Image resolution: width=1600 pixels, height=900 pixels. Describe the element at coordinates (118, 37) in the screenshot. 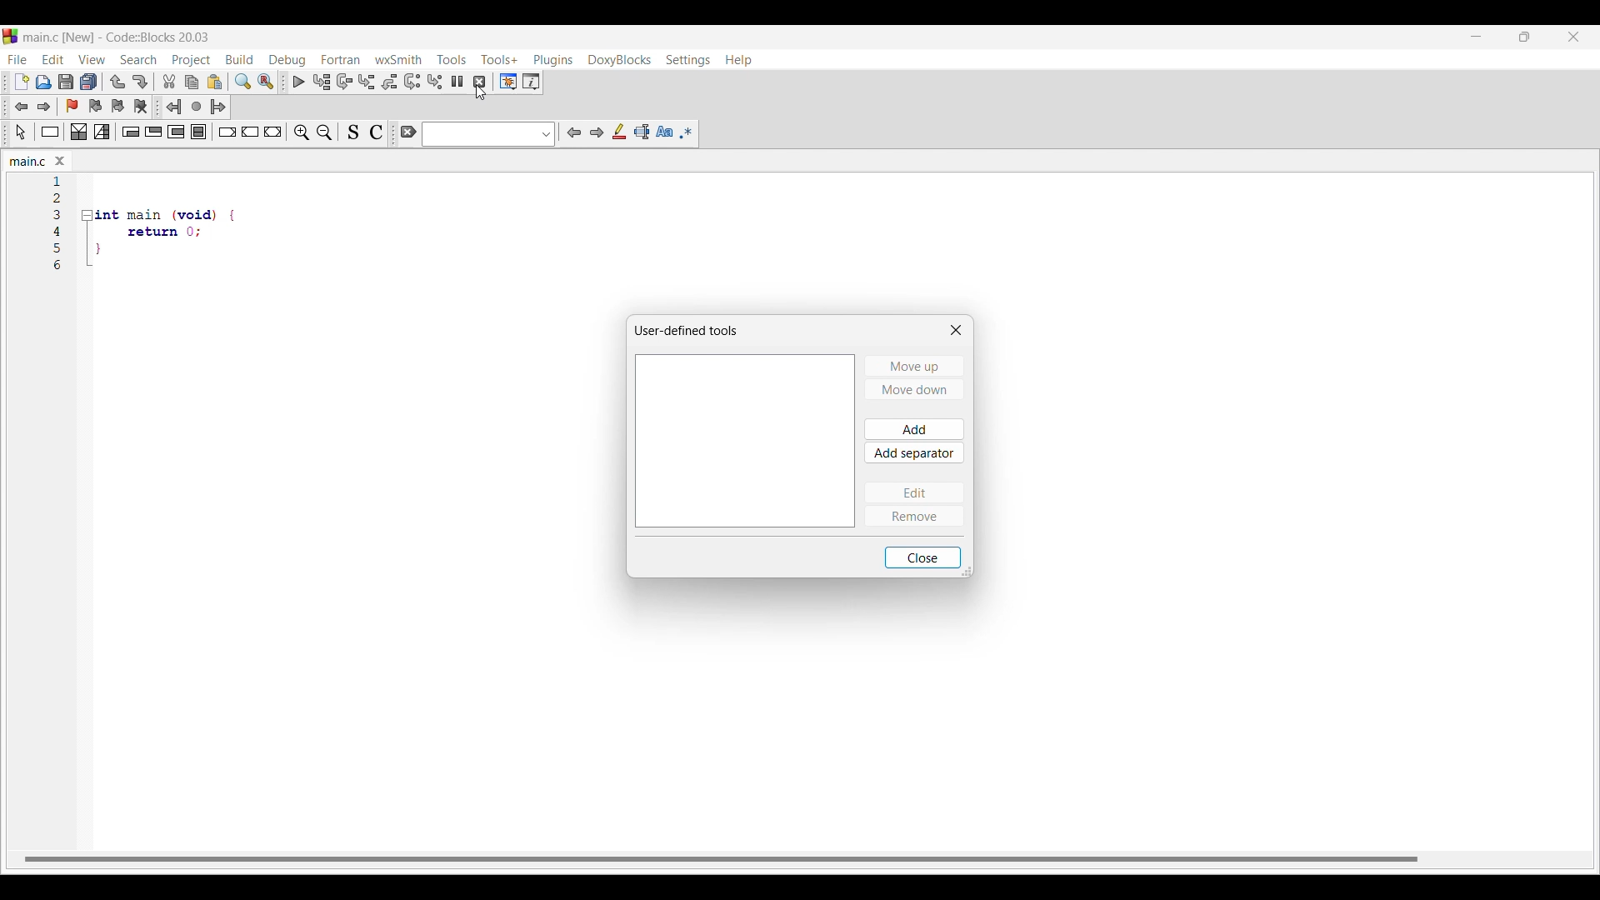

I see `Project name, software name and version` at that location.